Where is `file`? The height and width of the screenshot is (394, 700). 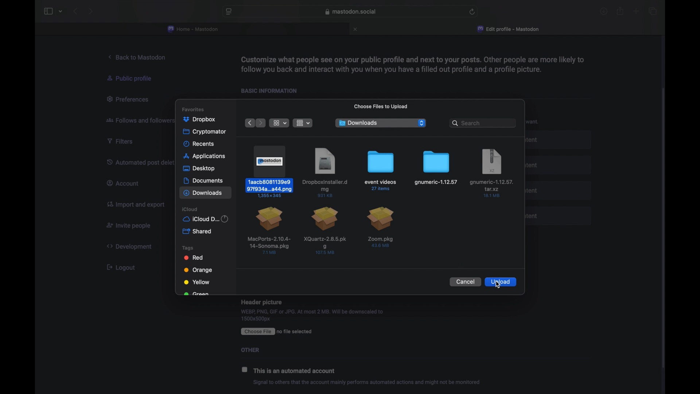
file is located at coordinates (269, 230).